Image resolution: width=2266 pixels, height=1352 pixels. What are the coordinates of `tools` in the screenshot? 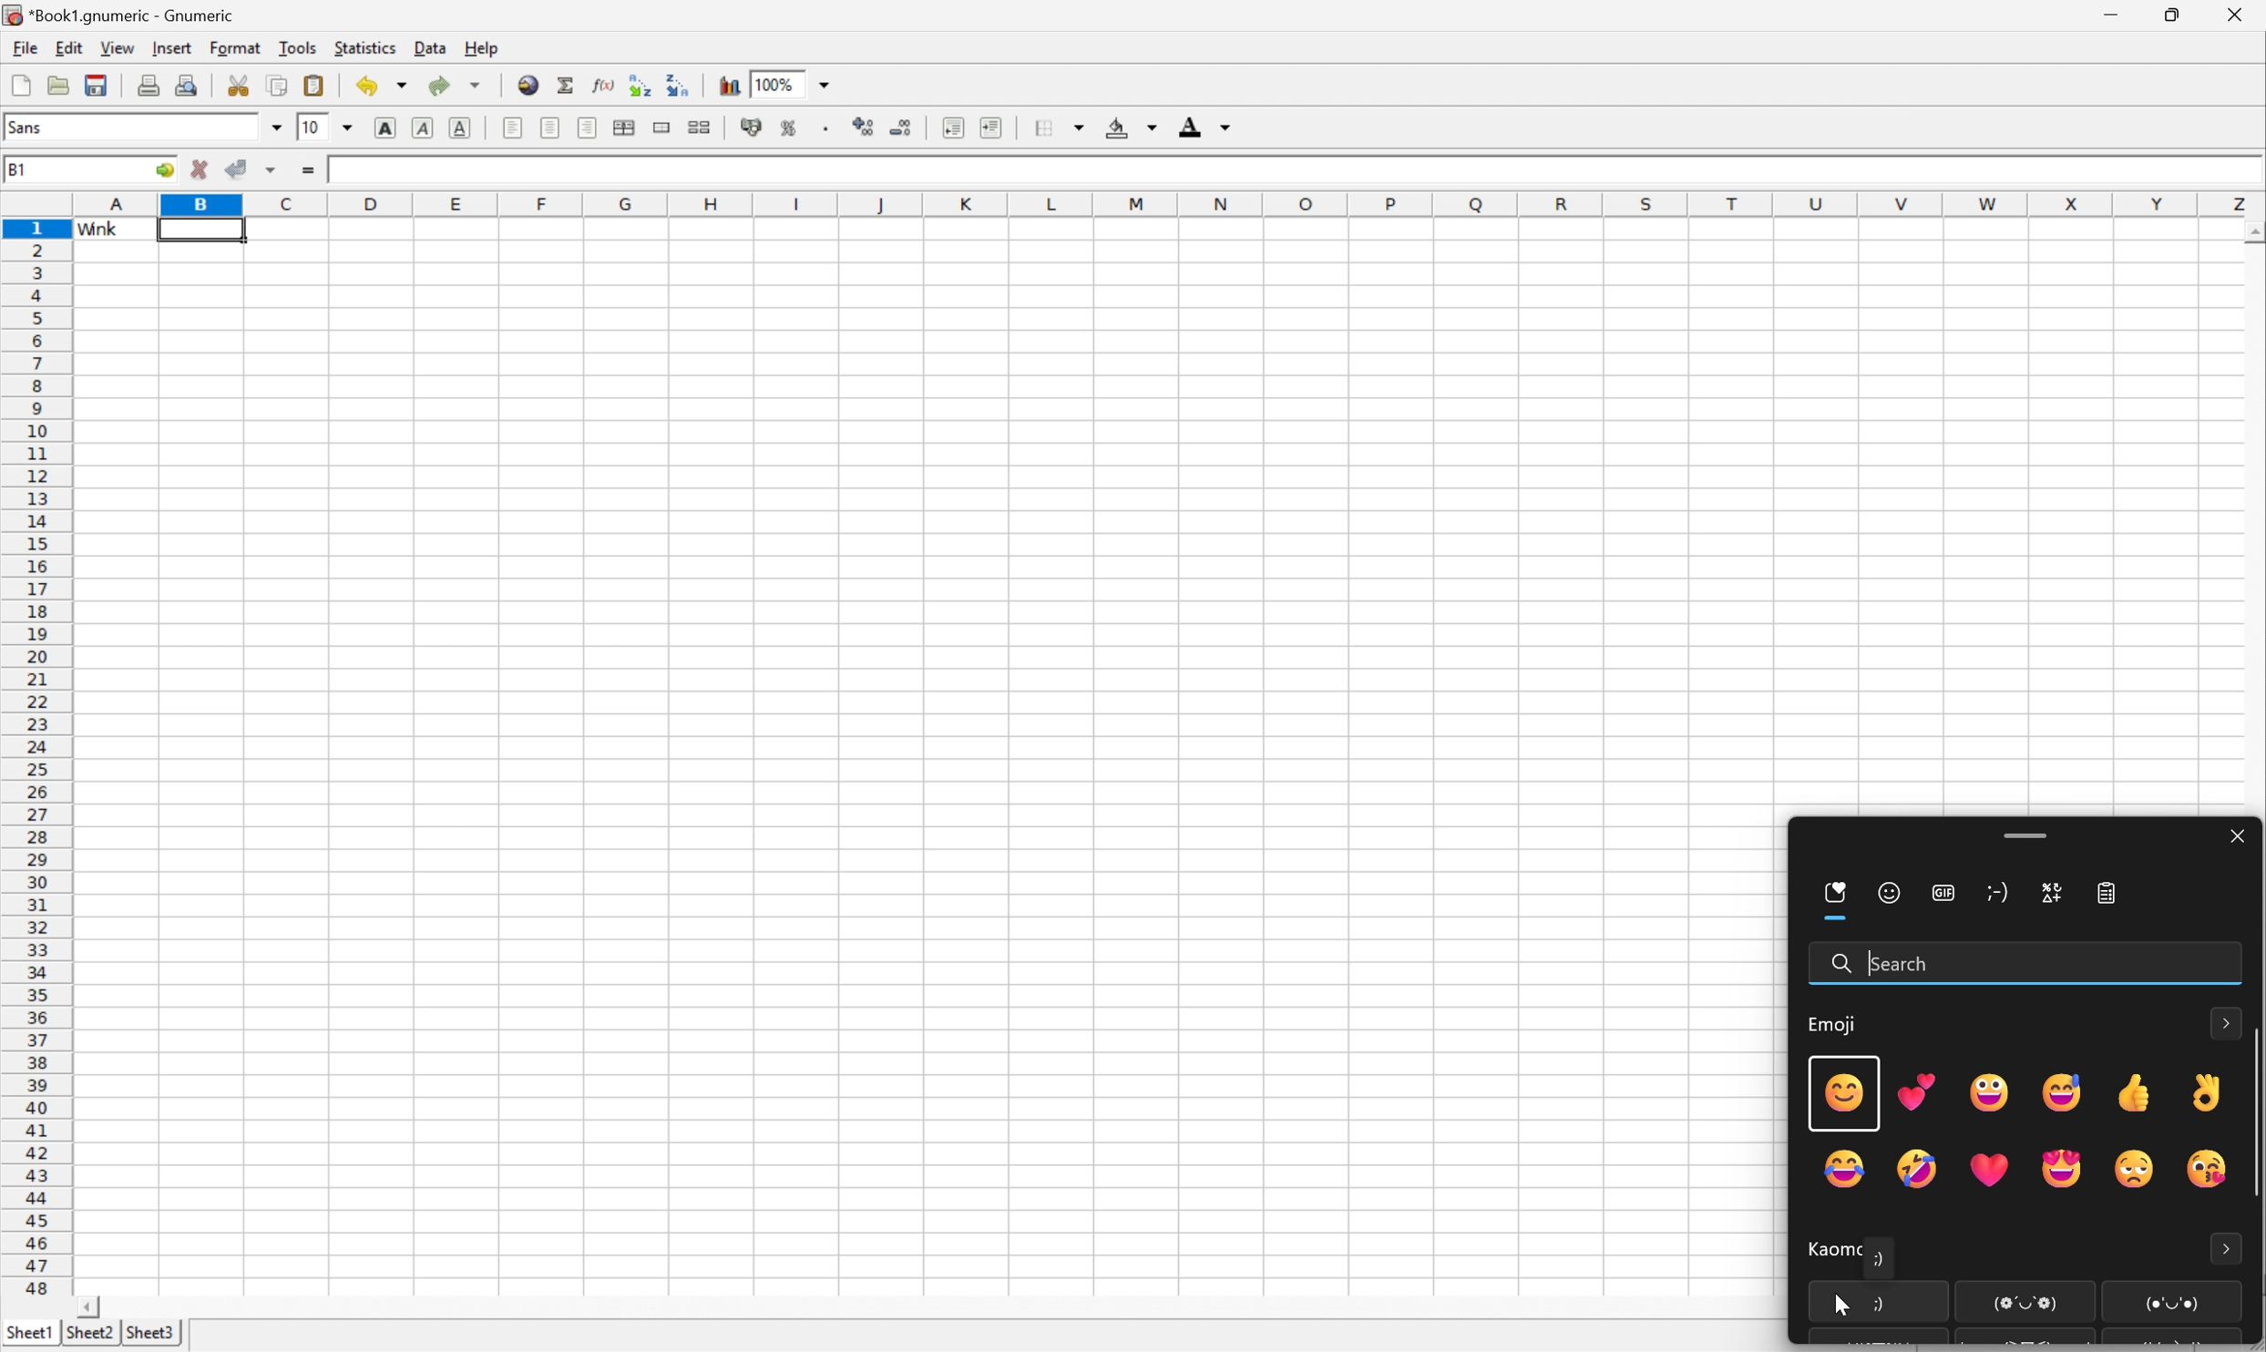 It's located at (294, 49).